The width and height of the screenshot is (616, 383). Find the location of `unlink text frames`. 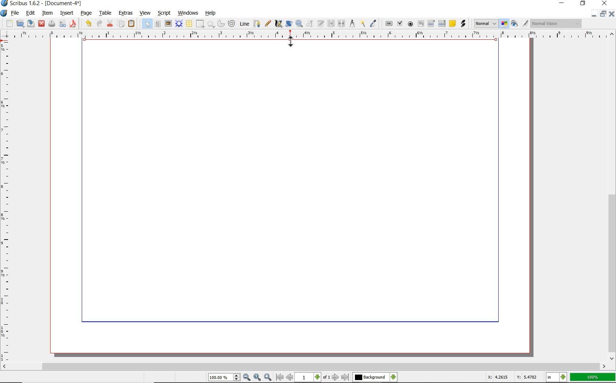

unlink text frames is located at coordinates (341, 23).